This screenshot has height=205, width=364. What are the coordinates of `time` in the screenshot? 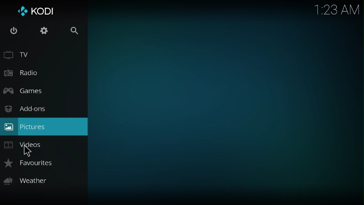 It's located at (338, 9).